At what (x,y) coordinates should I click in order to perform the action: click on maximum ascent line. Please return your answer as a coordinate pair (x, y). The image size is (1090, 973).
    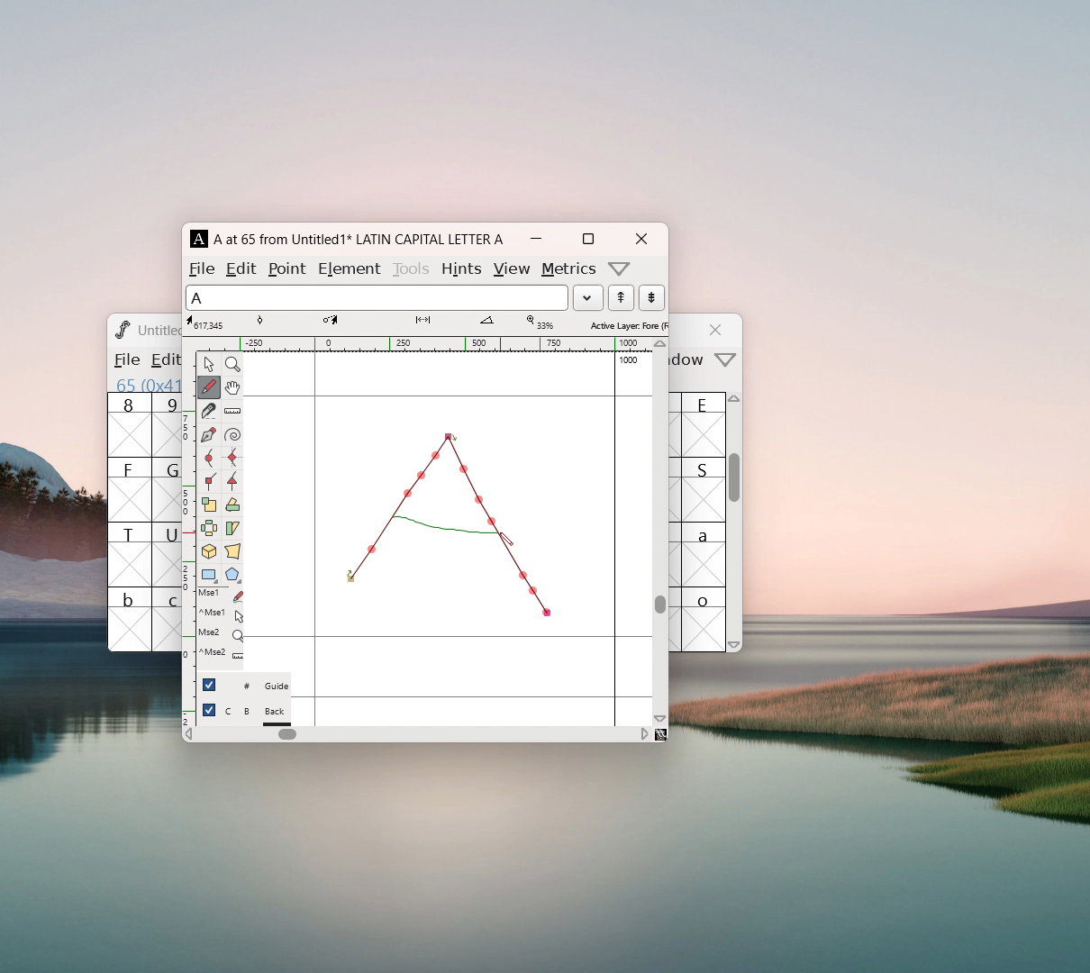
    Looking at the image, I should click on (448, 396).